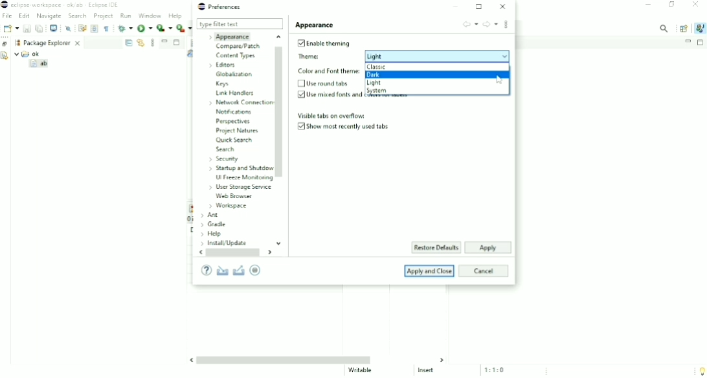 The image size is (707, 378). What do you see at coordinates (69, 28) in the screenshot?
I see `Skip All Breakpoints` at bounding box center [69, 28].